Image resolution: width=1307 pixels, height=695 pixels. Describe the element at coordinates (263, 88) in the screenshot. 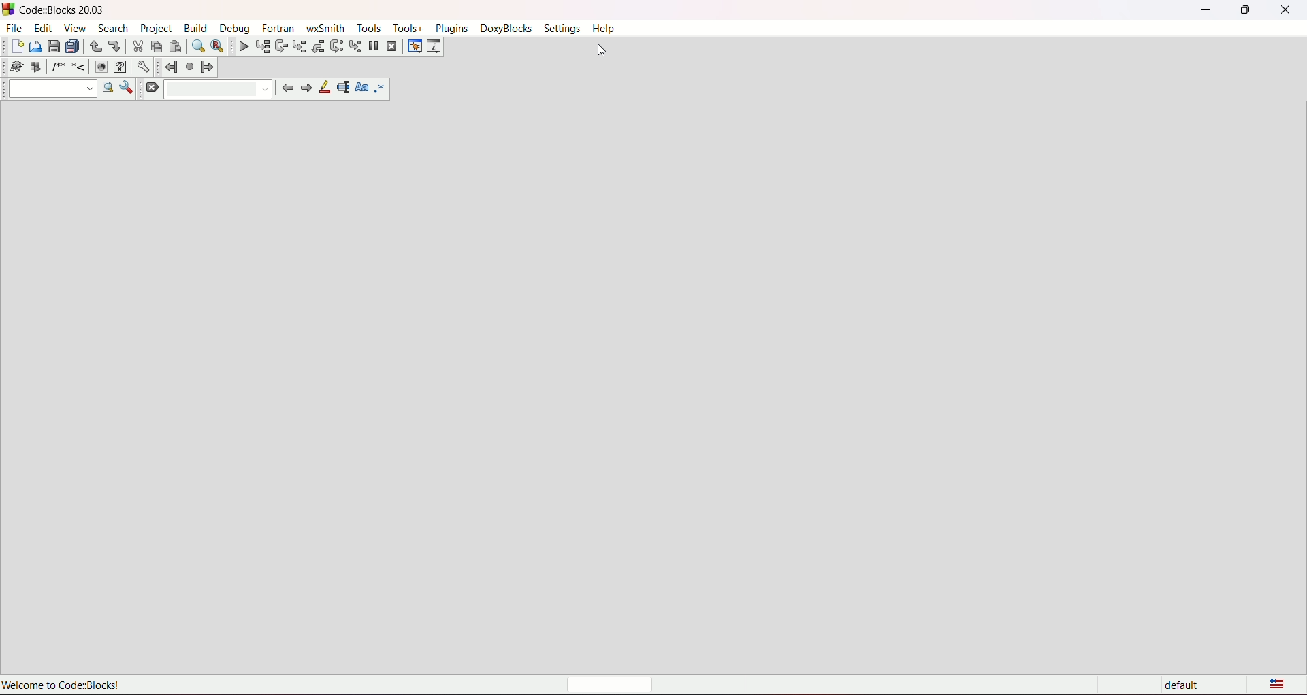

I see `Drop down` at that location.